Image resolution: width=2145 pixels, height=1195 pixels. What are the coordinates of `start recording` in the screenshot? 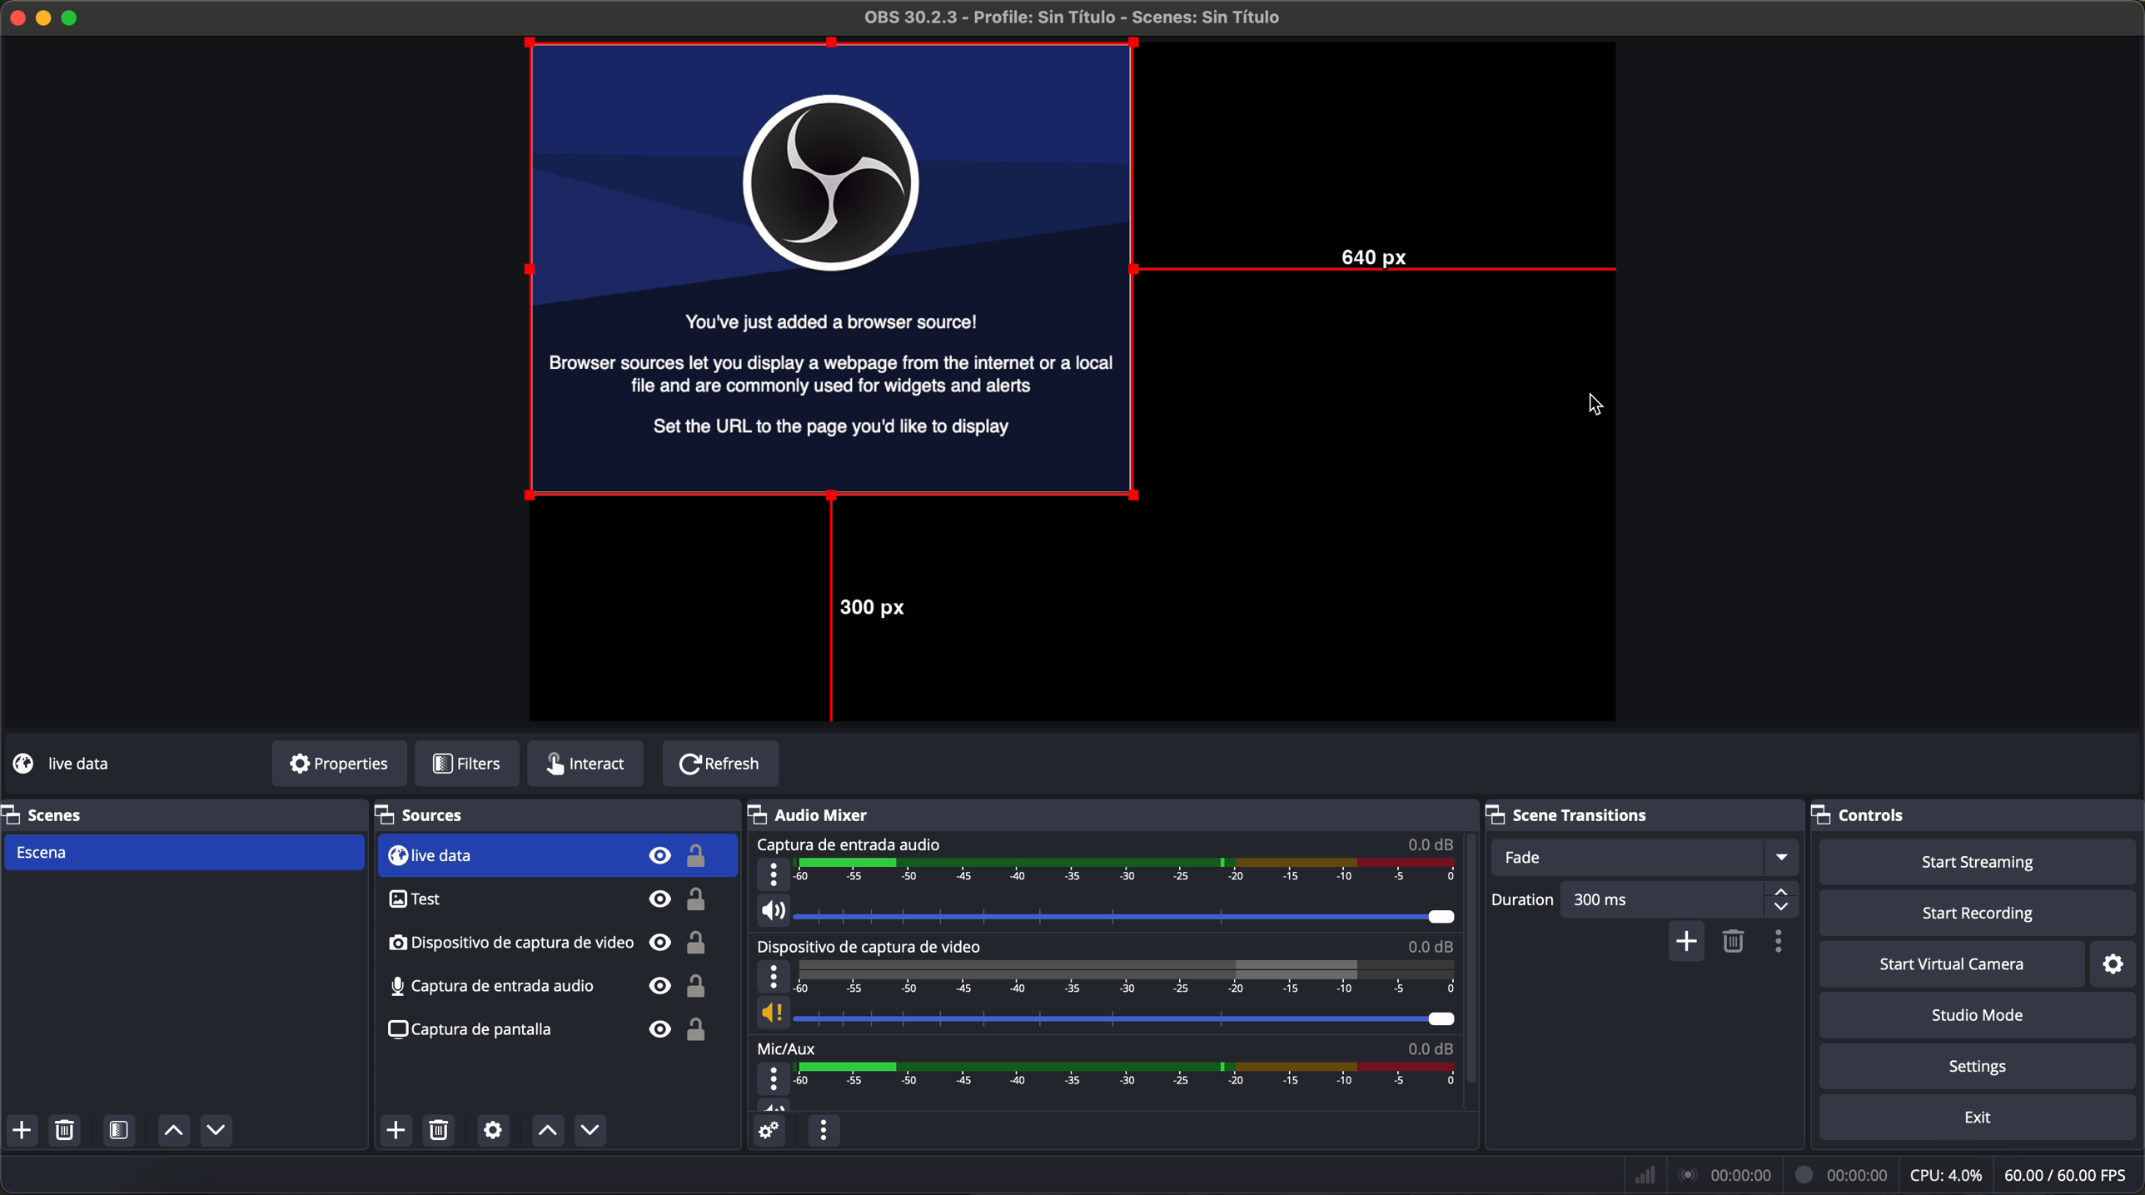 It's located at (1978, 915).